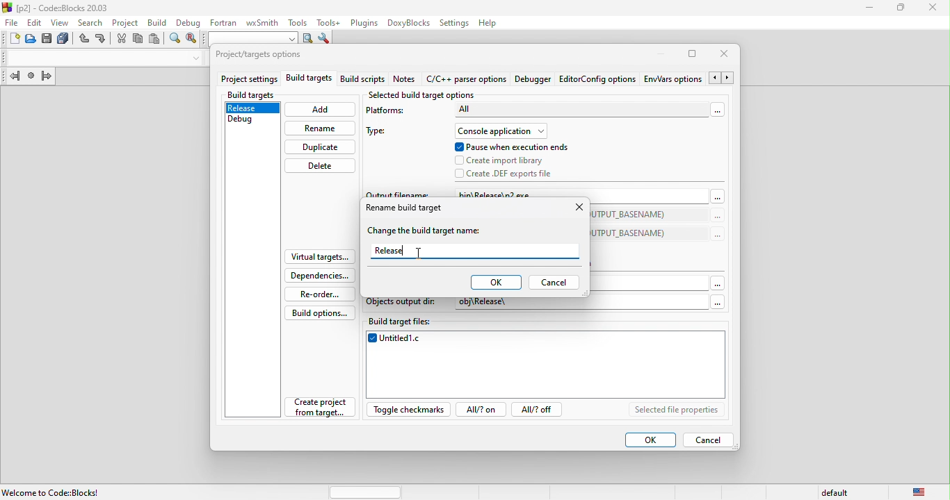  I want to click on more, so click(716, 235).